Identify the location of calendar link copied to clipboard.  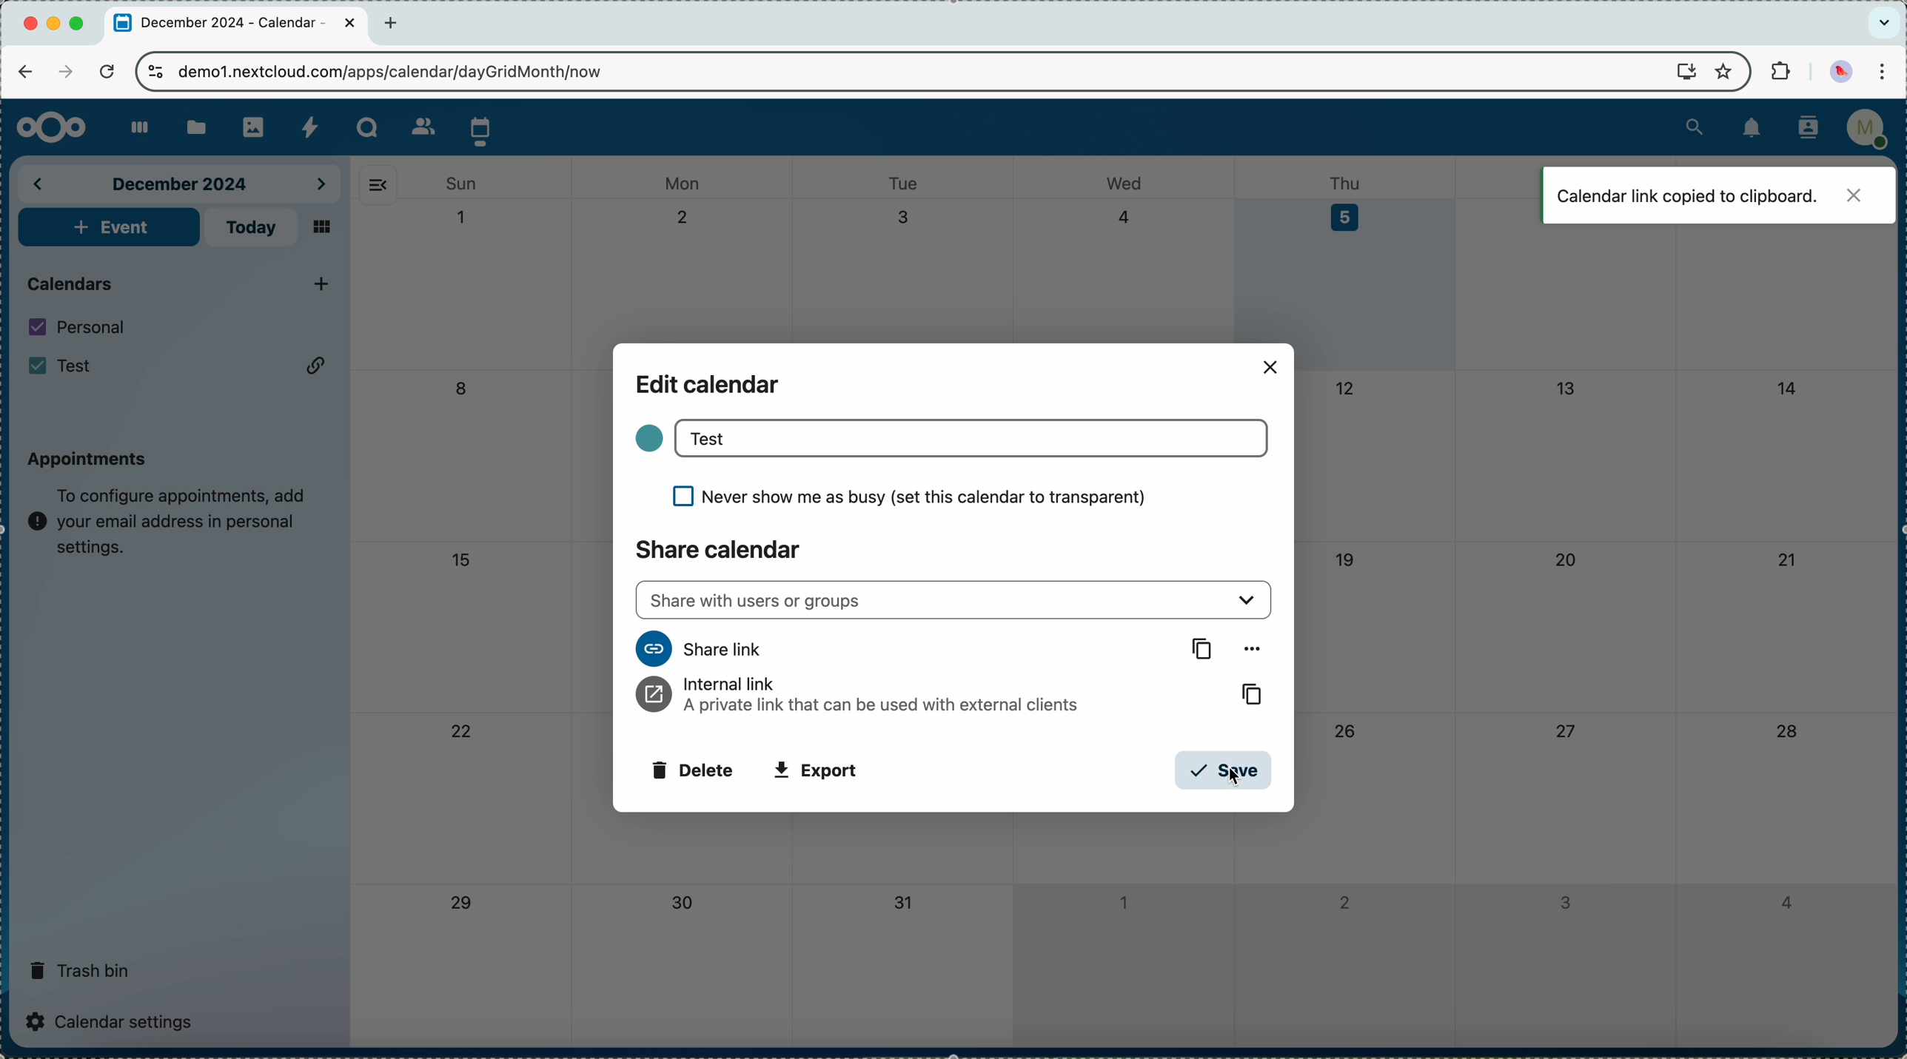
(1717, 195).